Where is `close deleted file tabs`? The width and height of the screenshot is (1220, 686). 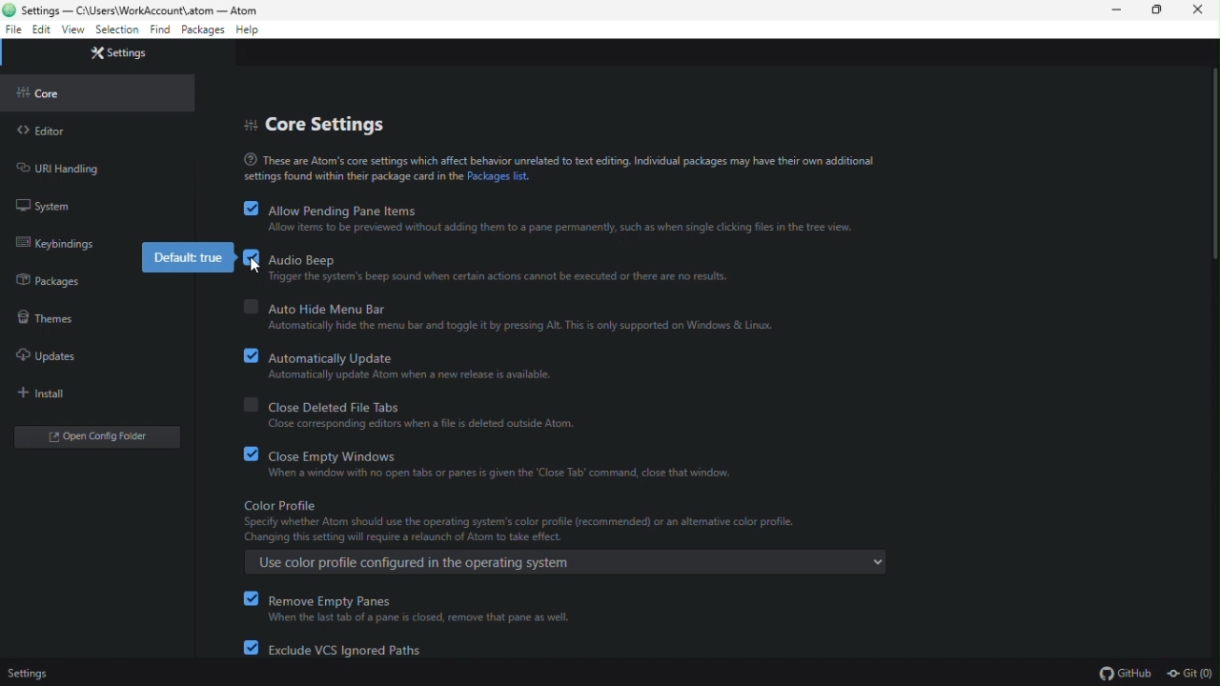 close deleted file tabs is located at coordinates (412, 406).